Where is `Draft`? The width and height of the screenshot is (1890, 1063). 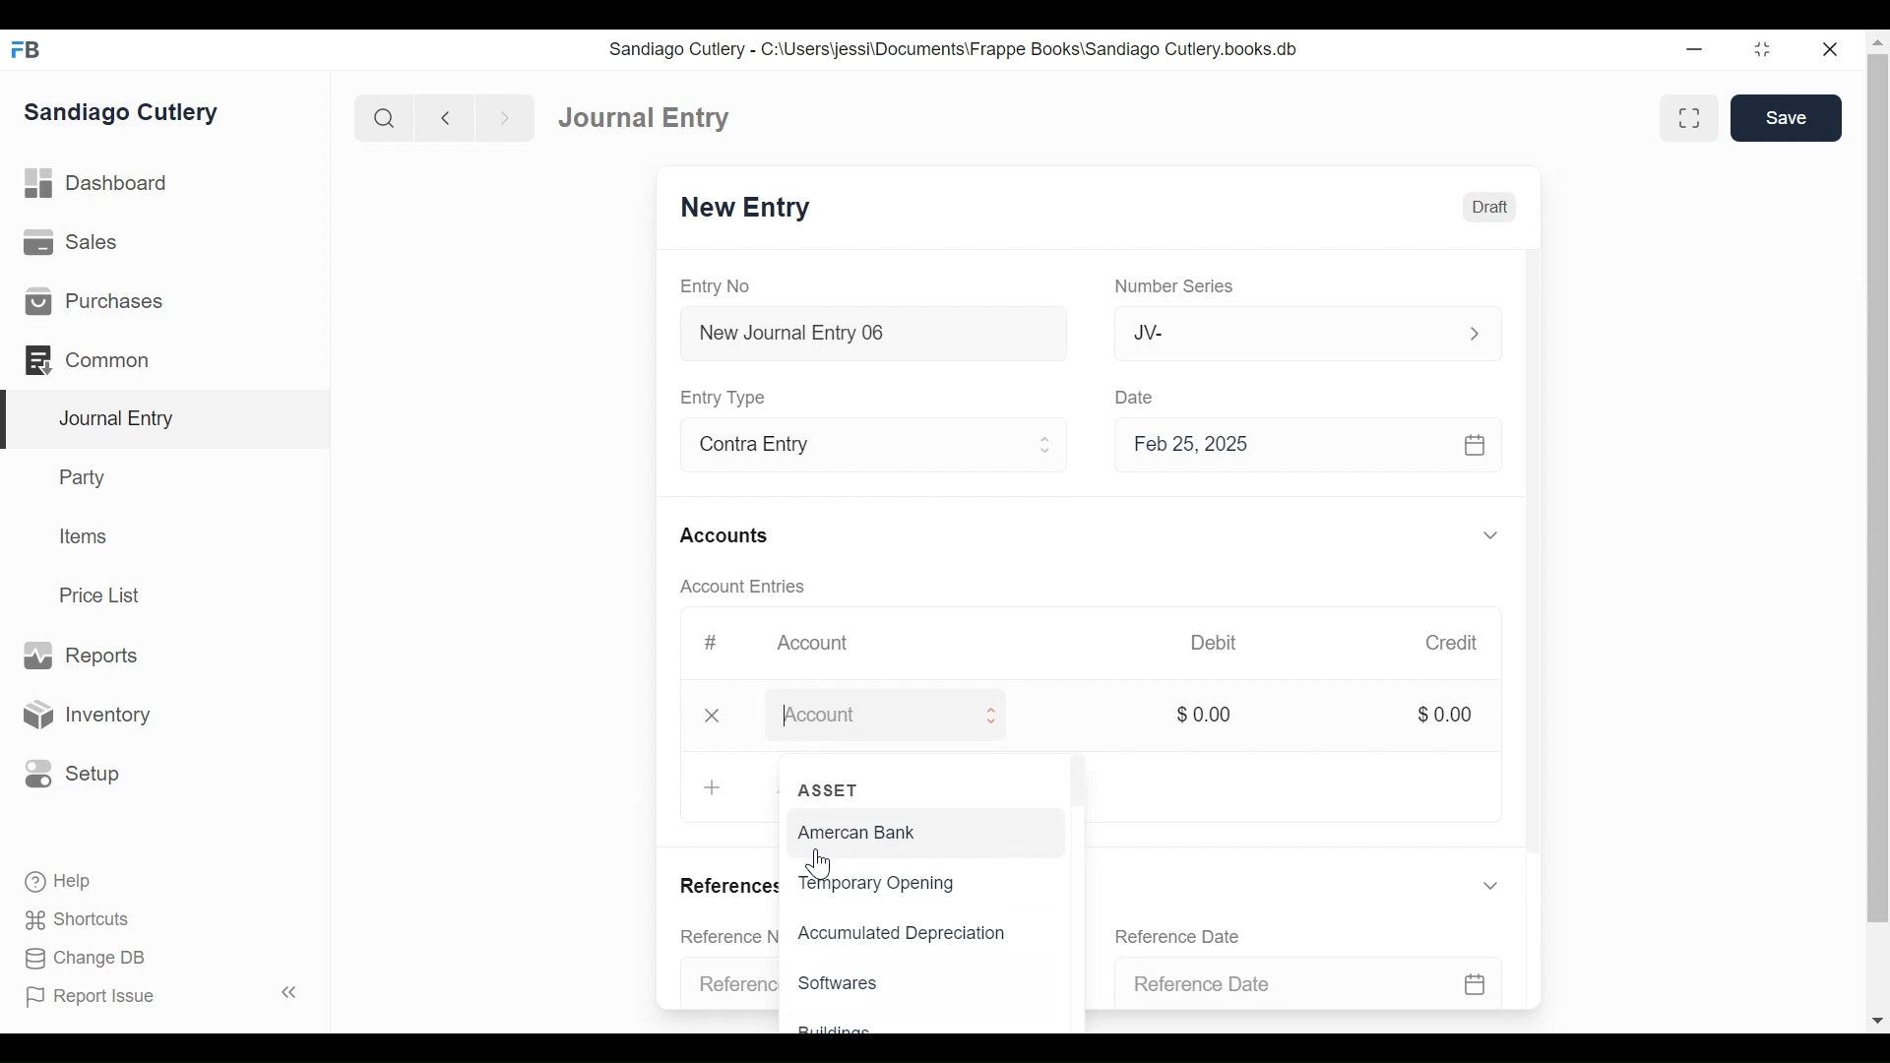 Draft is located at coordinates (1492, 208).